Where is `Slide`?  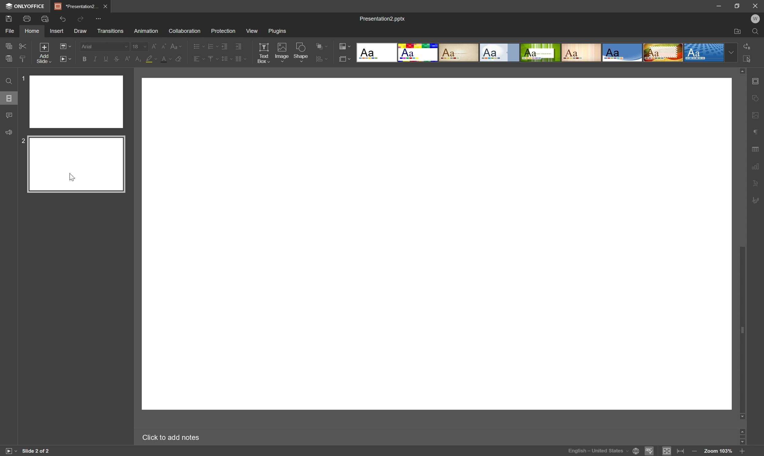
Slide is located at coordinates (76, 164).